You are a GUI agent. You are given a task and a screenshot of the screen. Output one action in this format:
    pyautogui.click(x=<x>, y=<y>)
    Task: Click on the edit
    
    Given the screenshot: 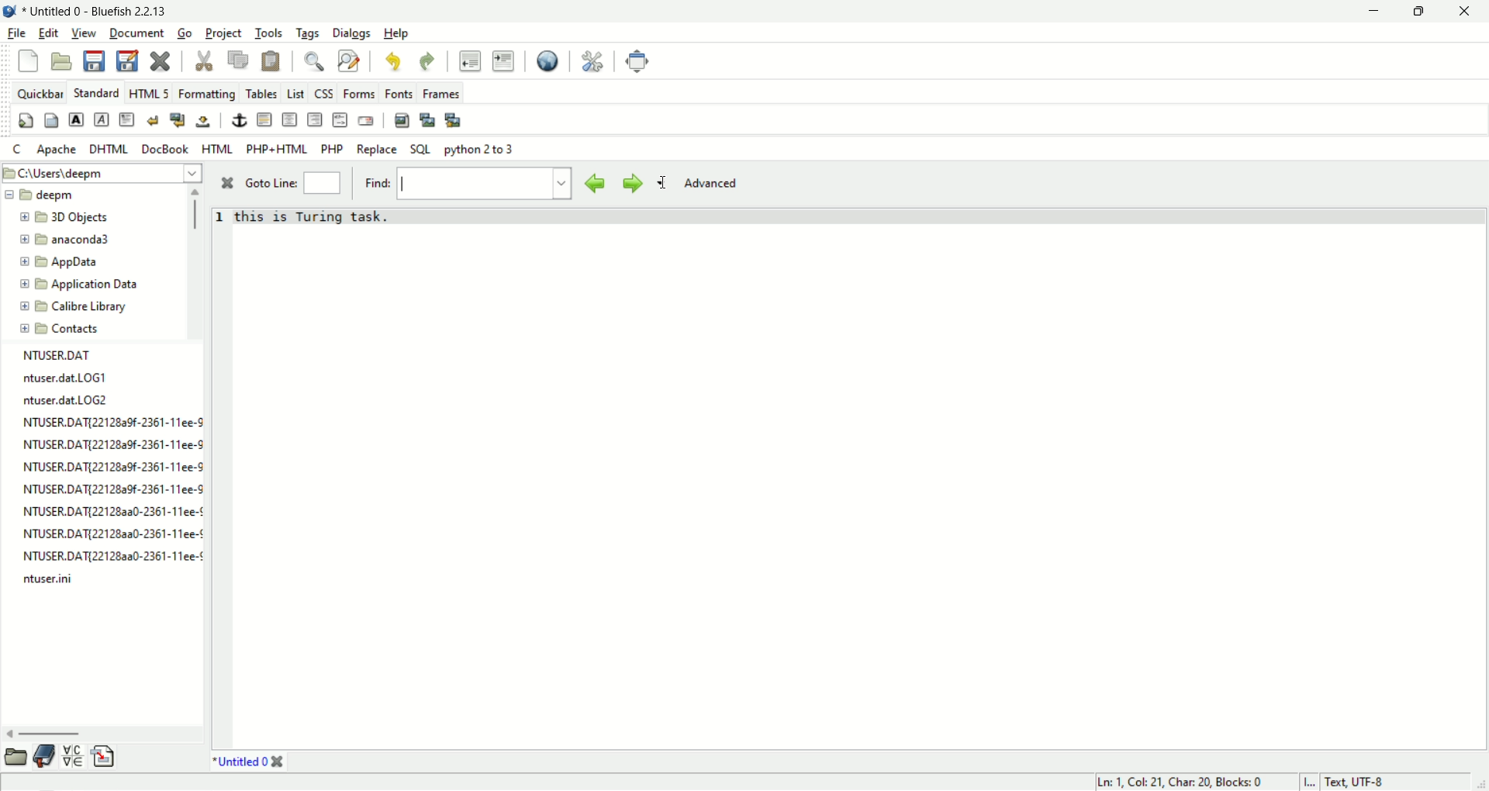 What is the action you would take?
    pyautogui.click(x=46, y=33)
    